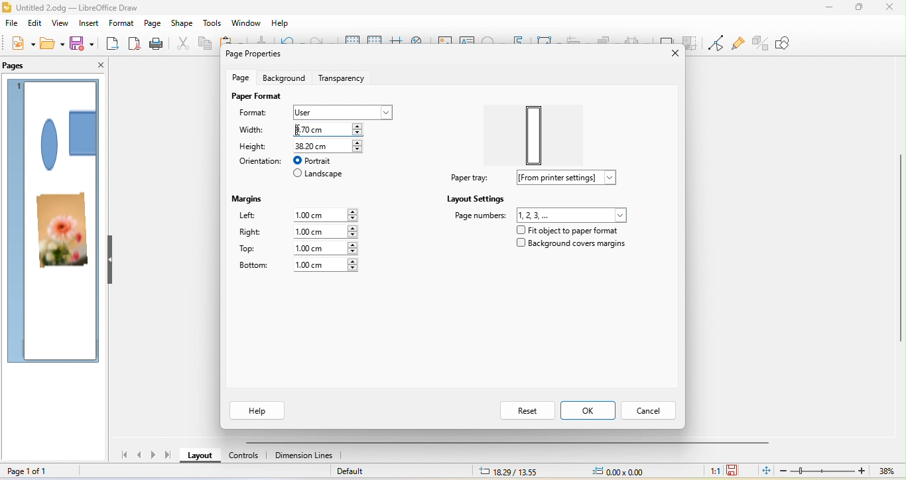 The width and height of the screenshot is (906, 480). Describe the element at coordinates (79, 7) in the screenshot. I see `Untitled 2.odg - LibreOffice Draw` at that location.